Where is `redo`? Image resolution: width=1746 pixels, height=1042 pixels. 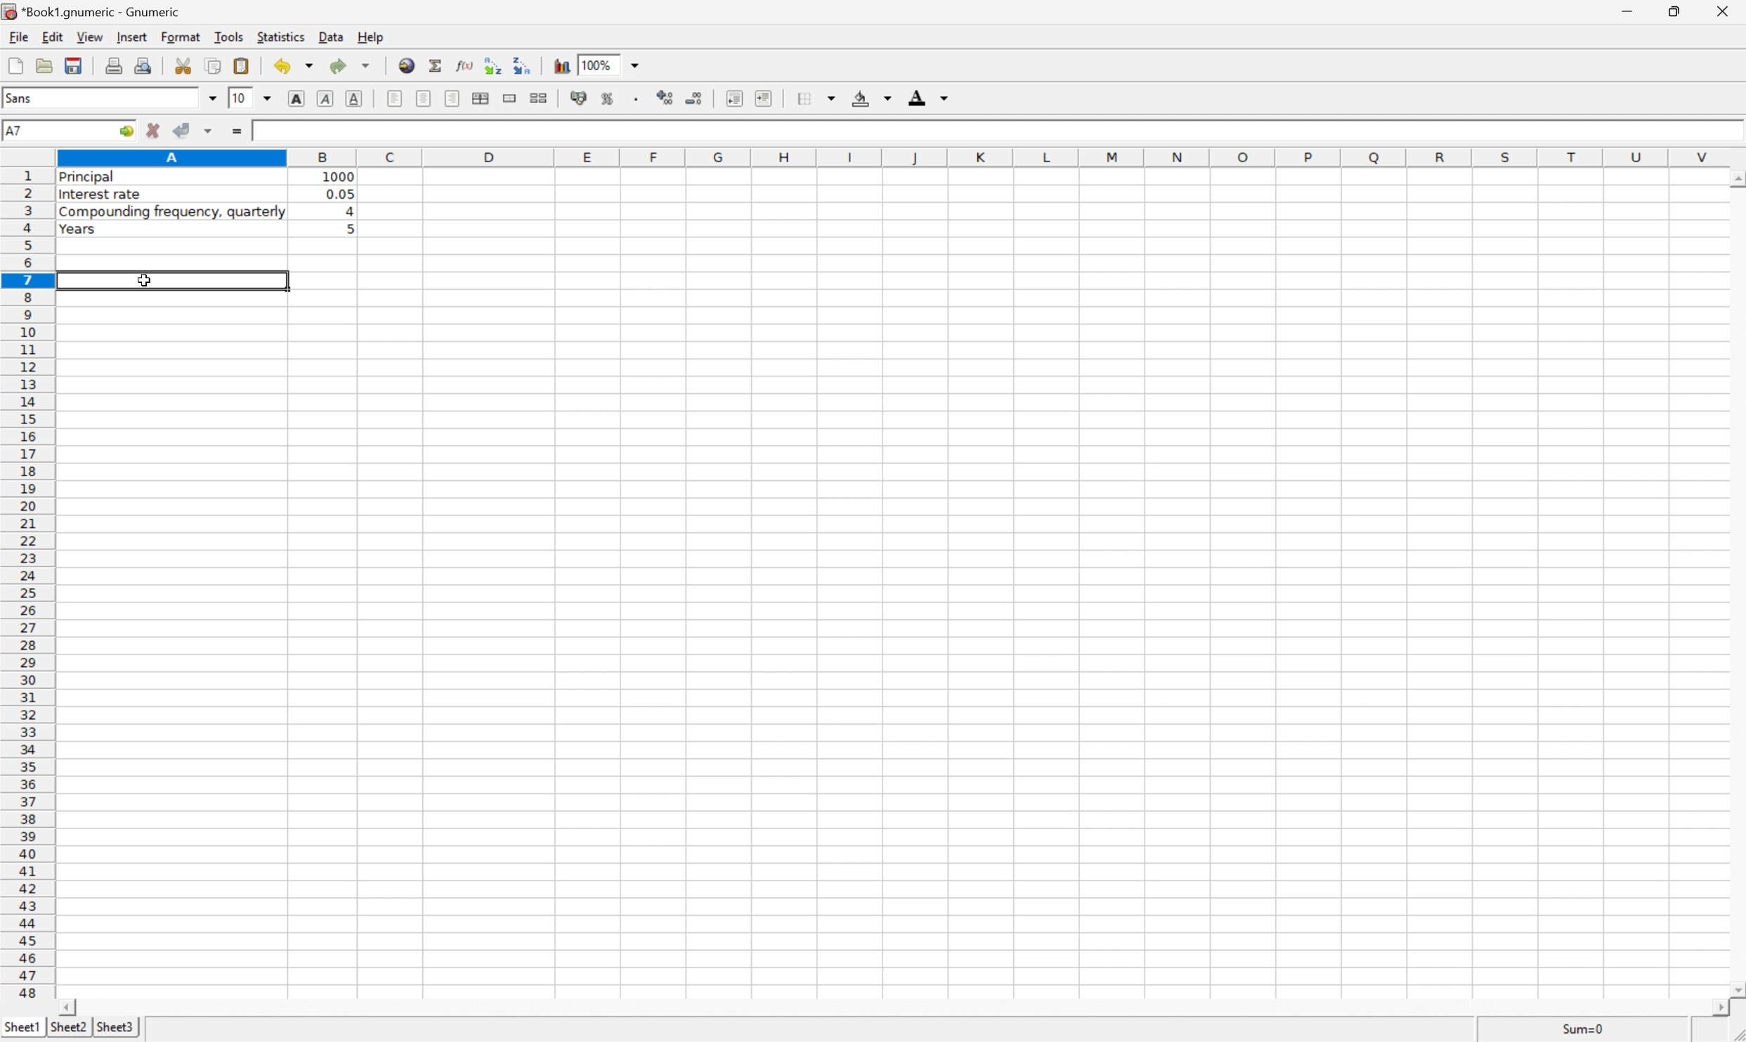
redo is located at coordinates (351, 65).